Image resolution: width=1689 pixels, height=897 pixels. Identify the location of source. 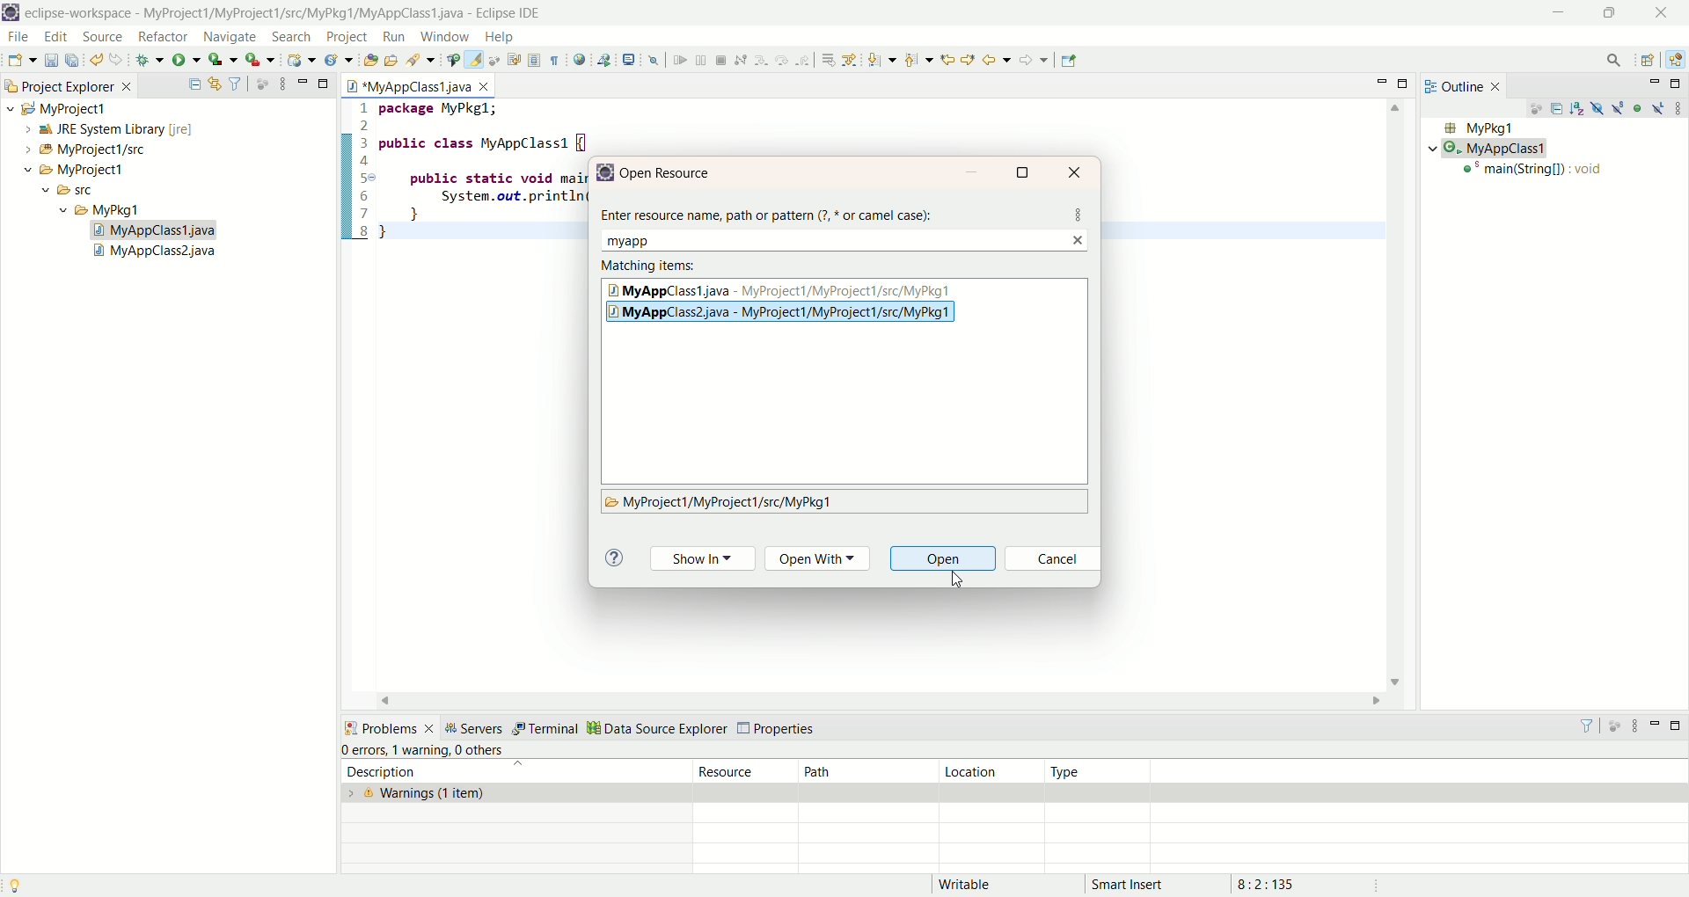
(106, 38).